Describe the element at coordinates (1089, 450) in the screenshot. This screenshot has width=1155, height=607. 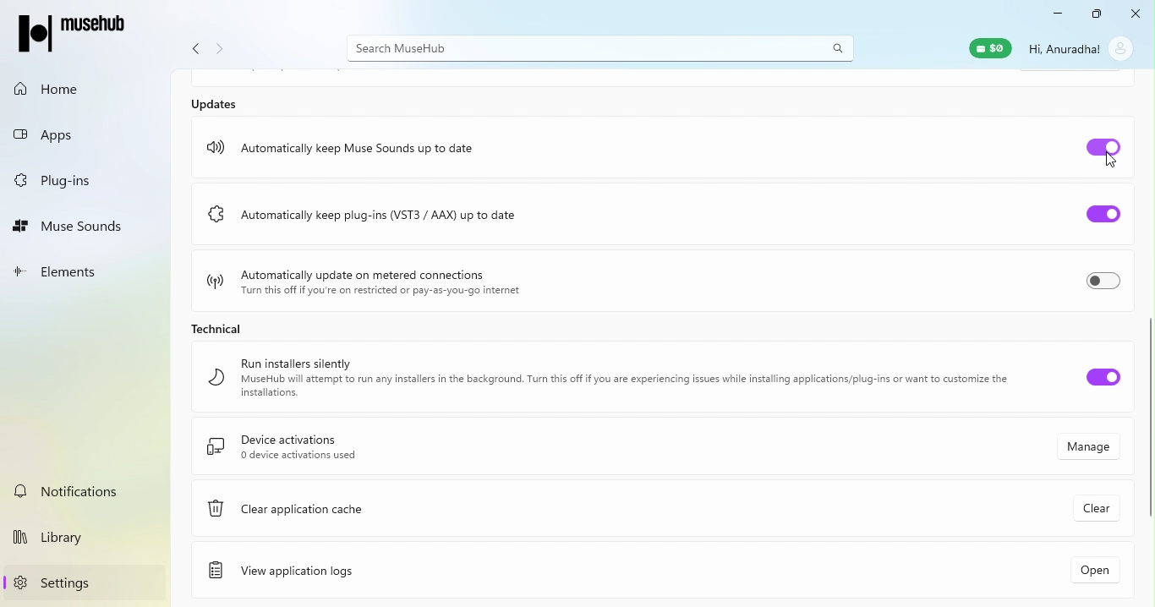
I see `Manage` at that location.